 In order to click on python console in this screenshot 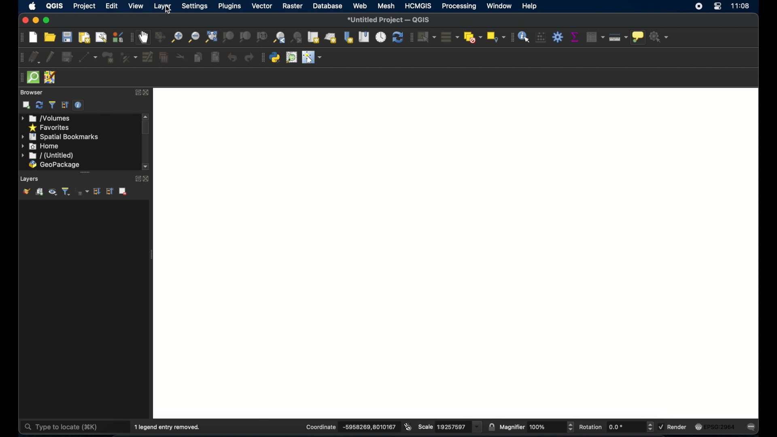, I will do `click(275, 57)`.